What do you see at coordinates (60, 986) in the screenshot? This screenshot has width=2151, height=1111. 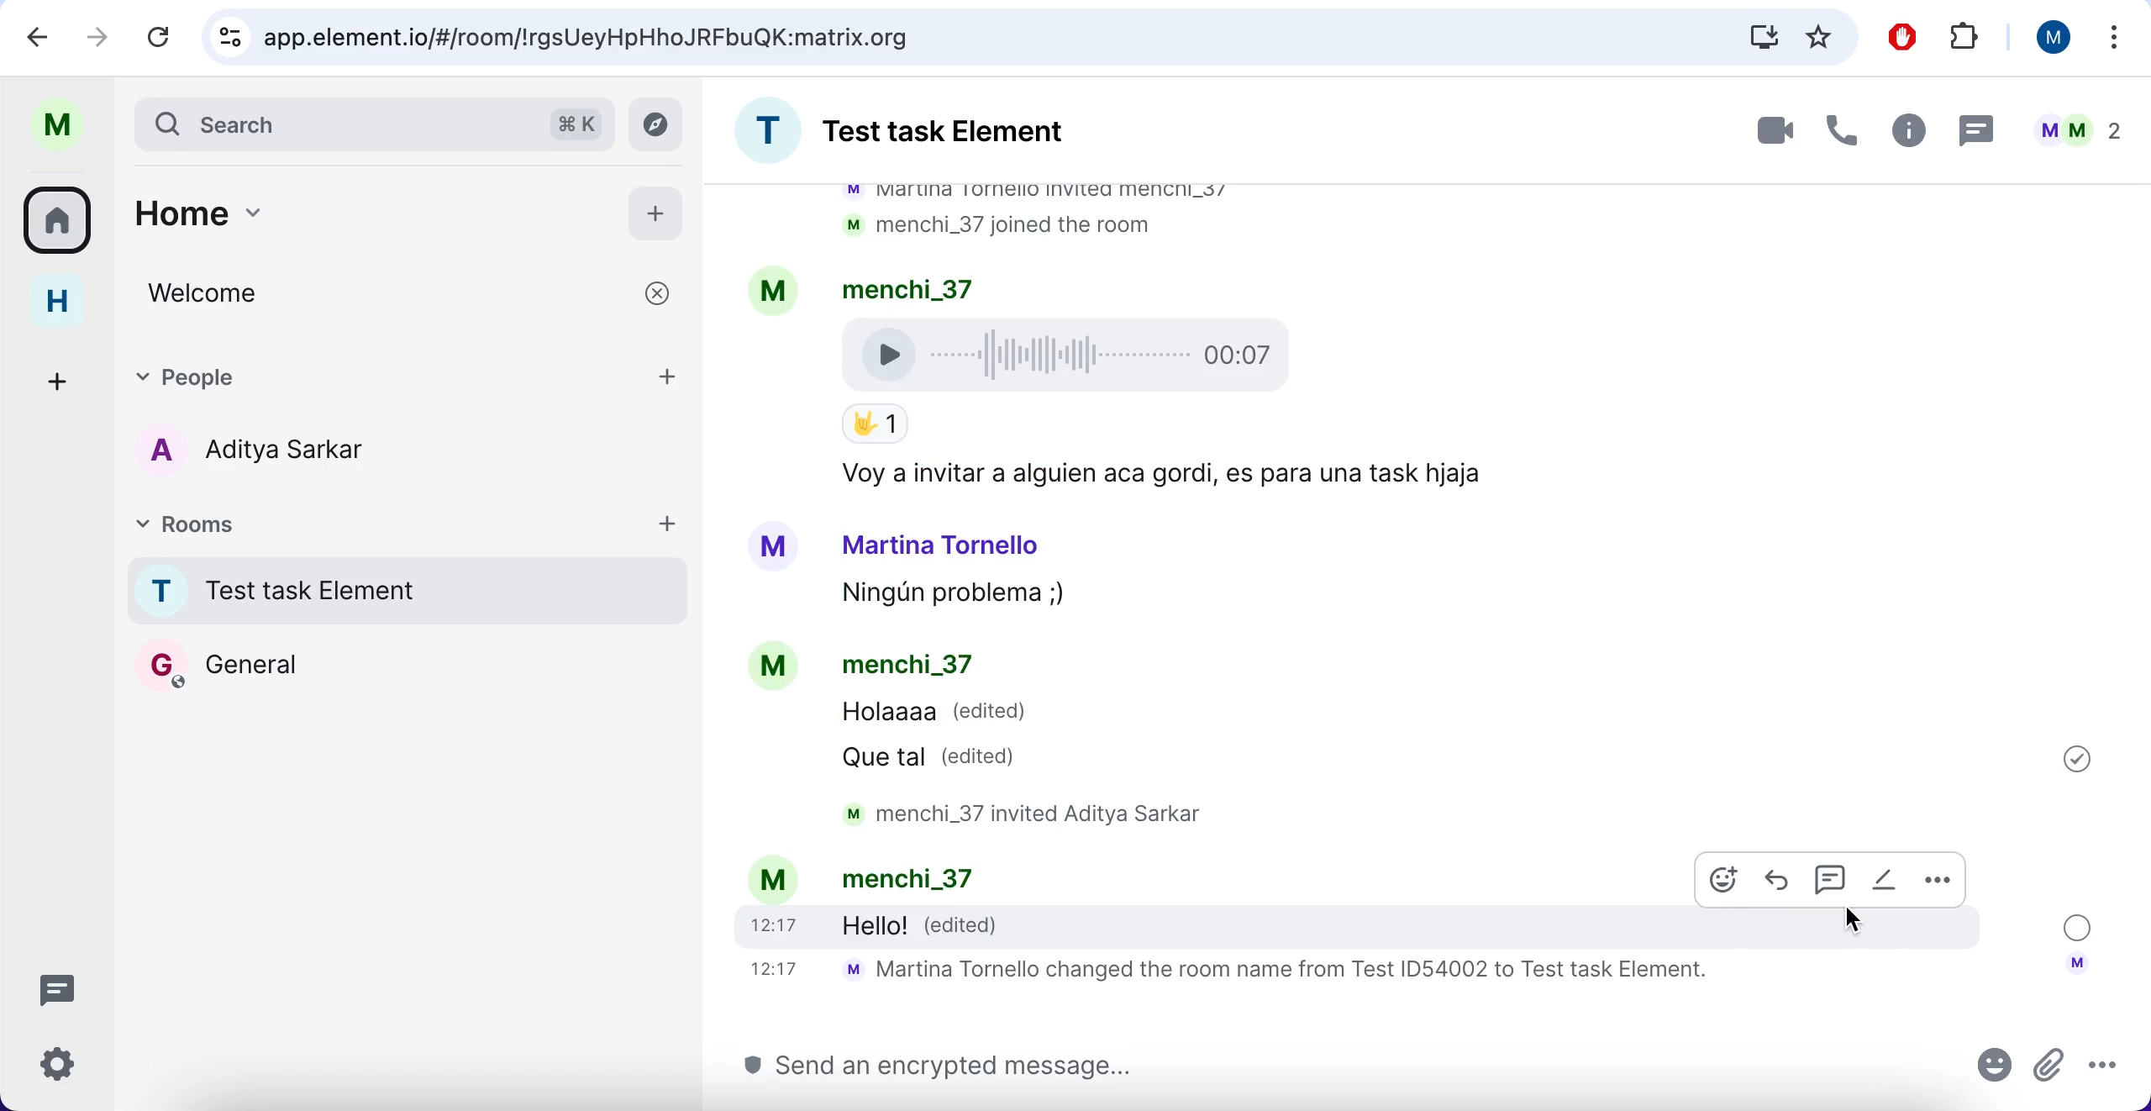 I see `threads` at bounding box center [60, 986].